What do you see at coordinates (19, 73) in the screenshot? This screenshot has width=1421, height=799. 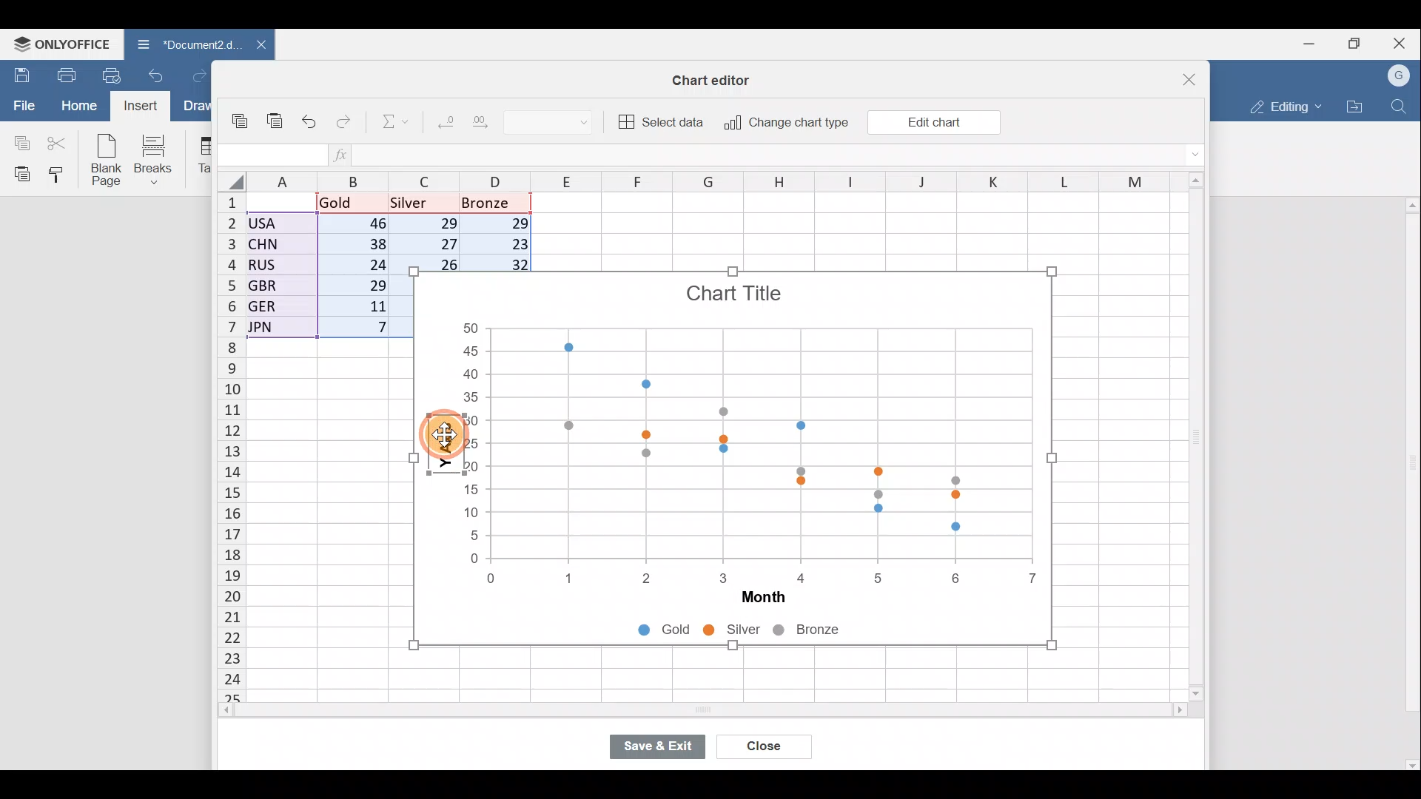 I see `Save` at bounding box center [19, 73].